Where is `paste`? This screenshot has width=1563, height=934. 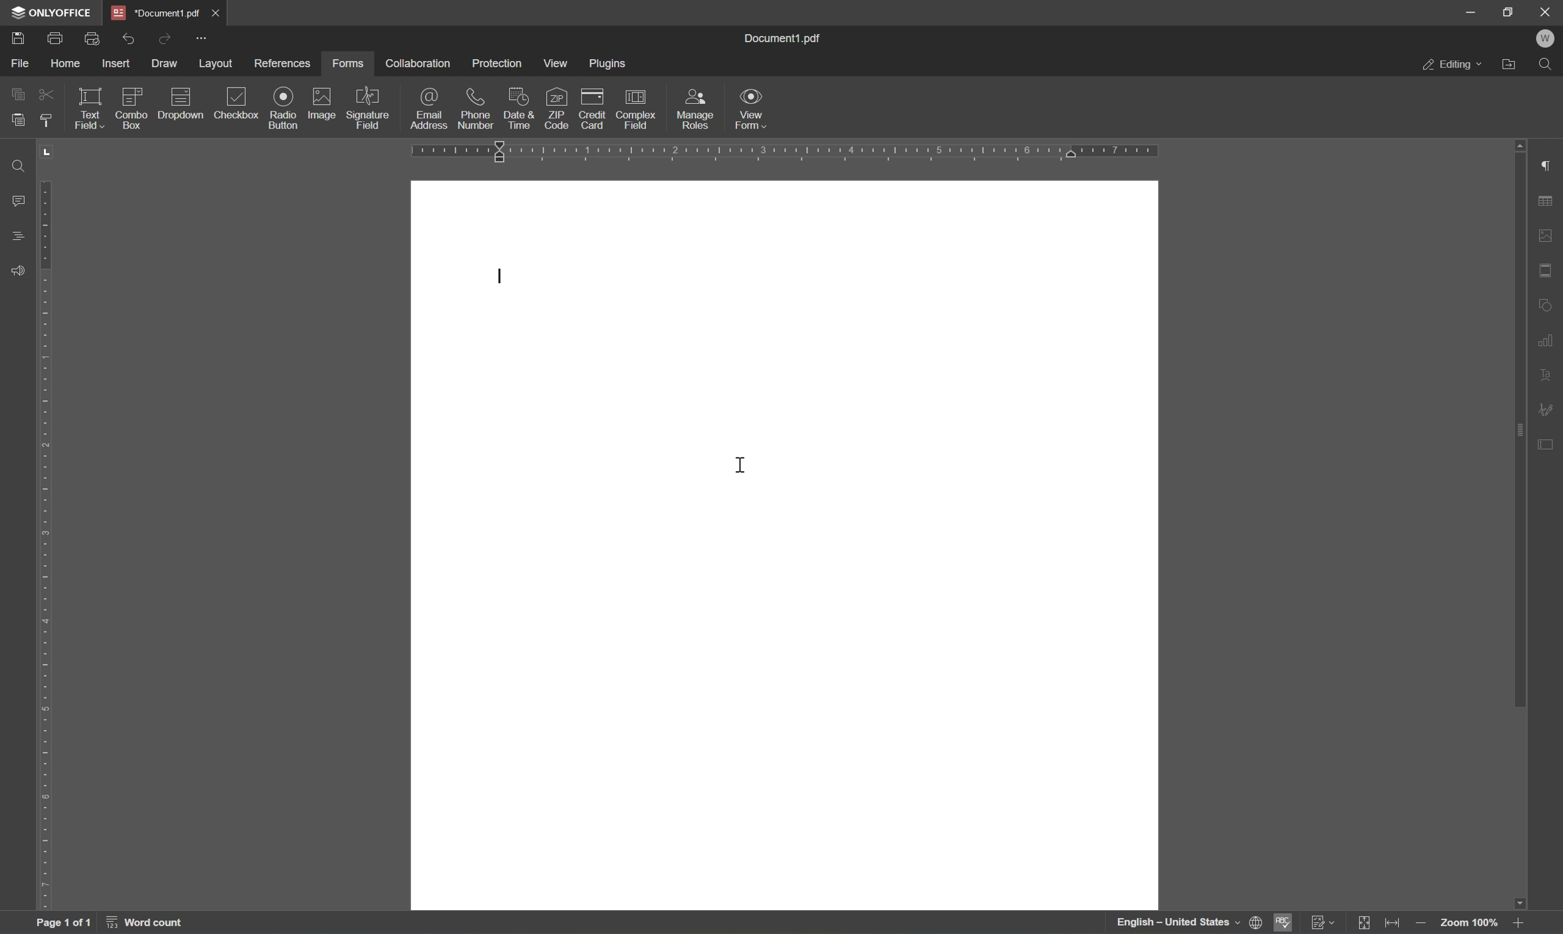
paste is located at coordinates (18, 121).